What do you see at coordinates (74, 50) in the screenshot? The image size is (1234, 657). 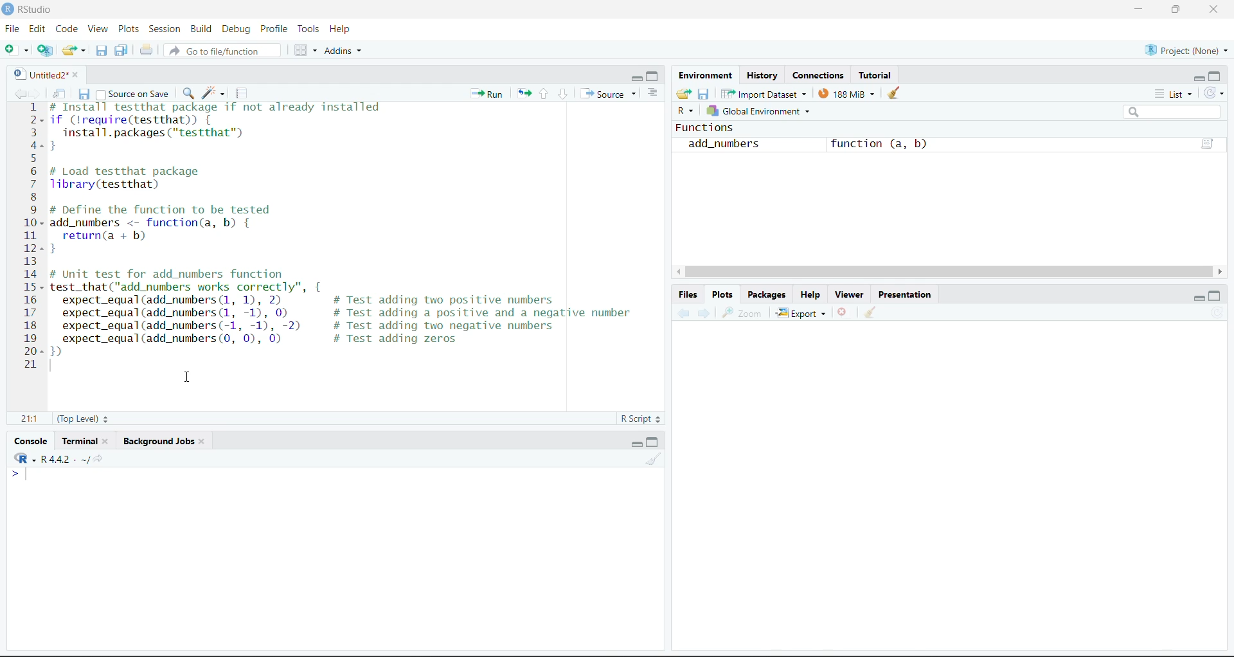 I see `open an existing file` at bounding box center [74, 50].